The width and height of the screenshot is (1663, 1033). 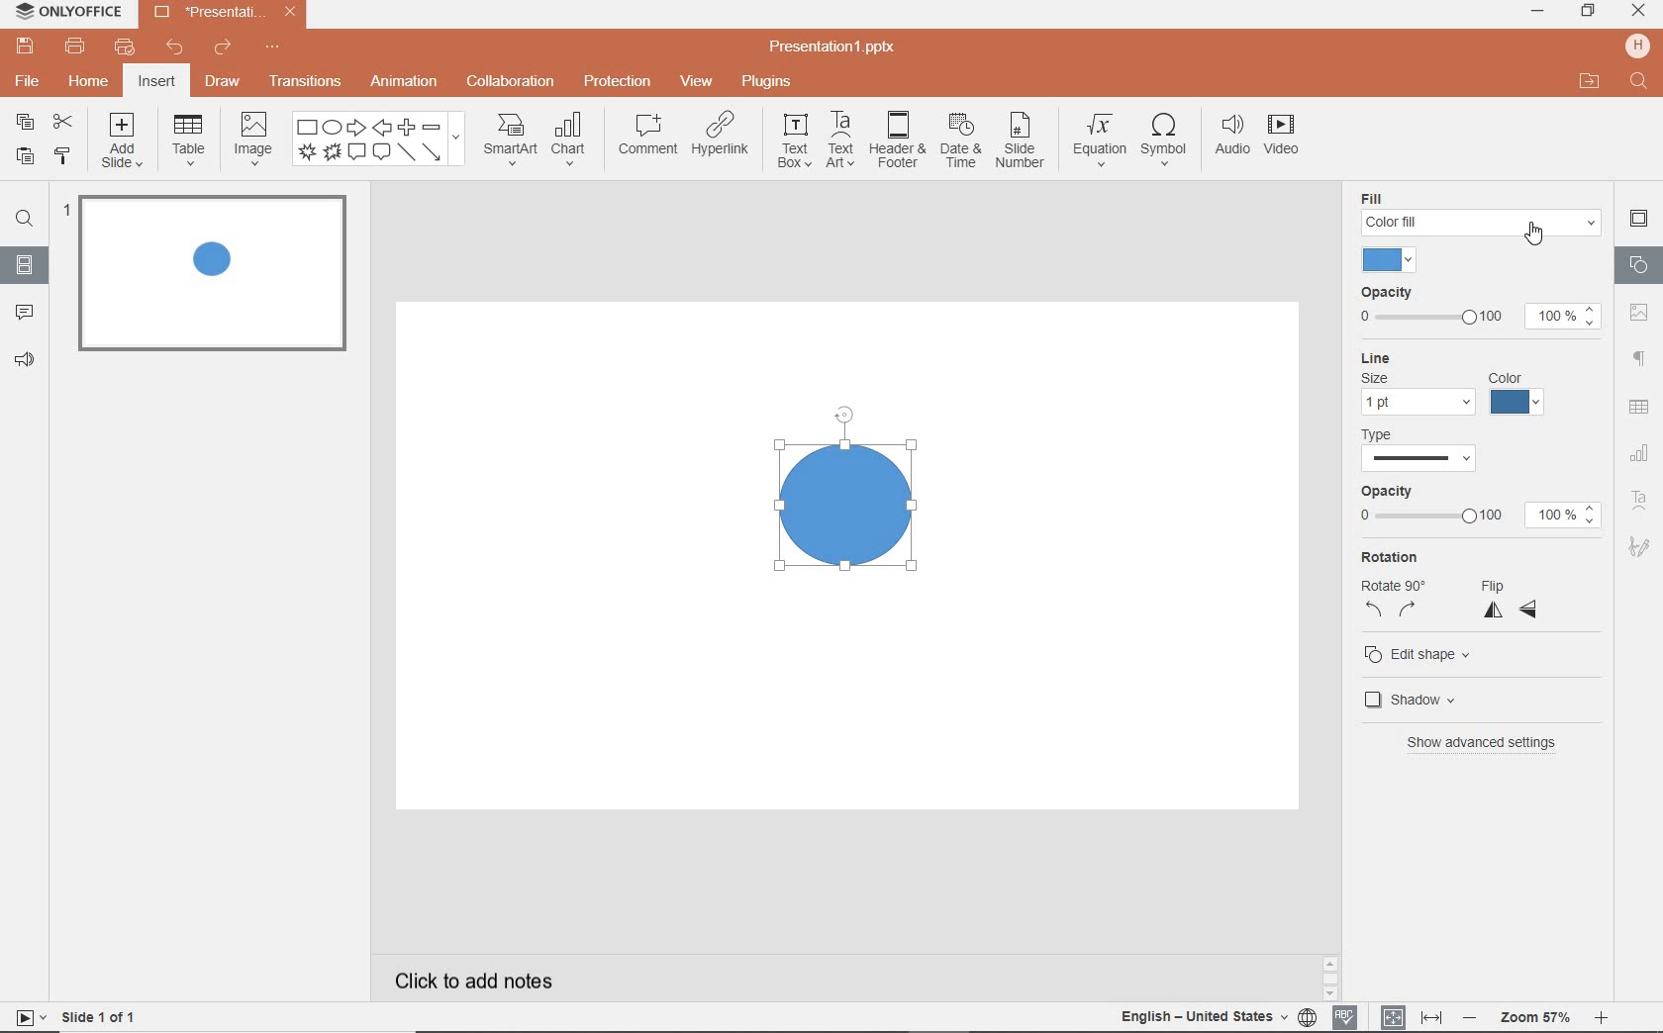 What do you see at coordinates (223, 13) in the screenshot?
I see `file name` at bounding box center [223, 13].